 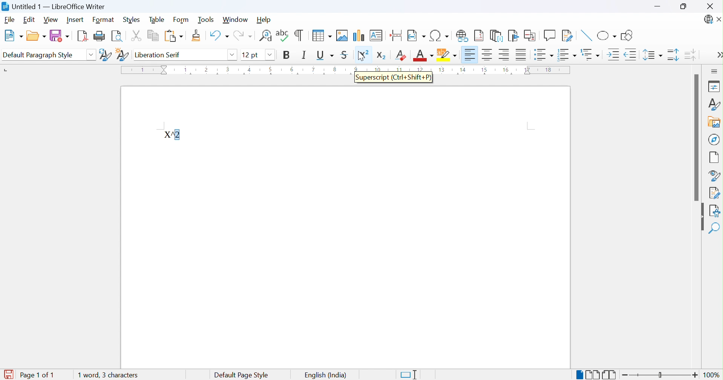 I want to click on Tools, so click(x=205, y=20).